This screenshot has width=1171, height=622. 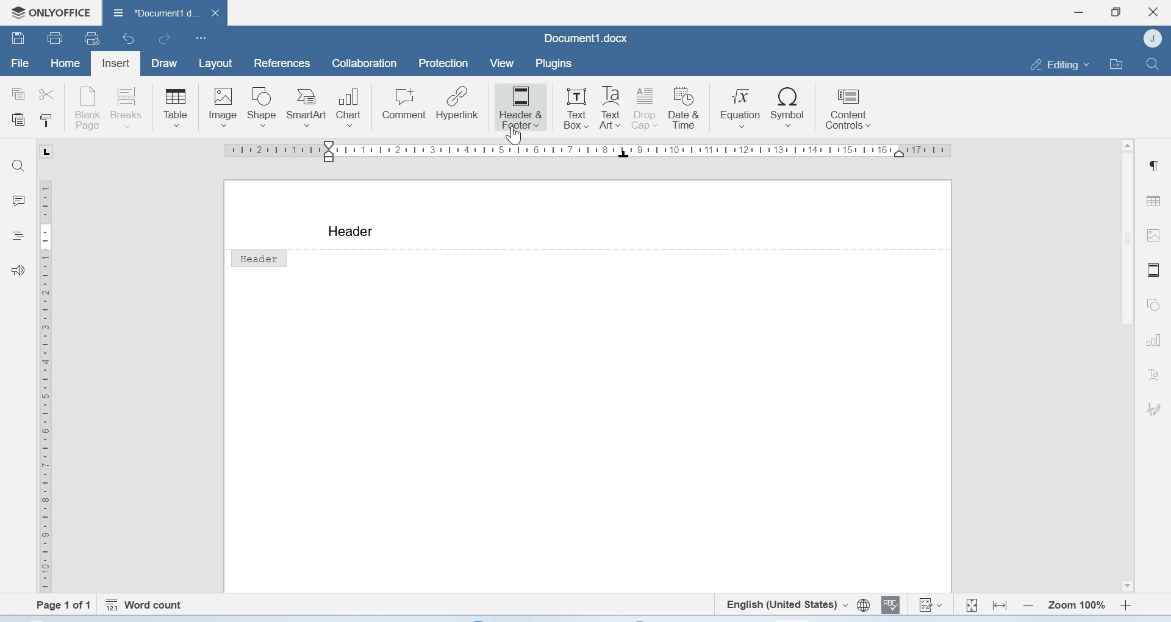 I want to click on View, so click(x=503, y=63).